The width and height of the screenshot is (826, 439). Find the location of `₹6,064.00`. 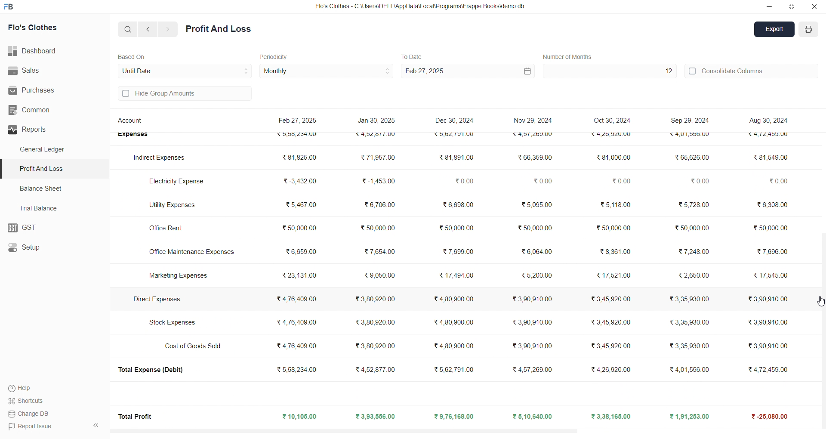

₹6,064.00 is located at coordinates (536, 252).